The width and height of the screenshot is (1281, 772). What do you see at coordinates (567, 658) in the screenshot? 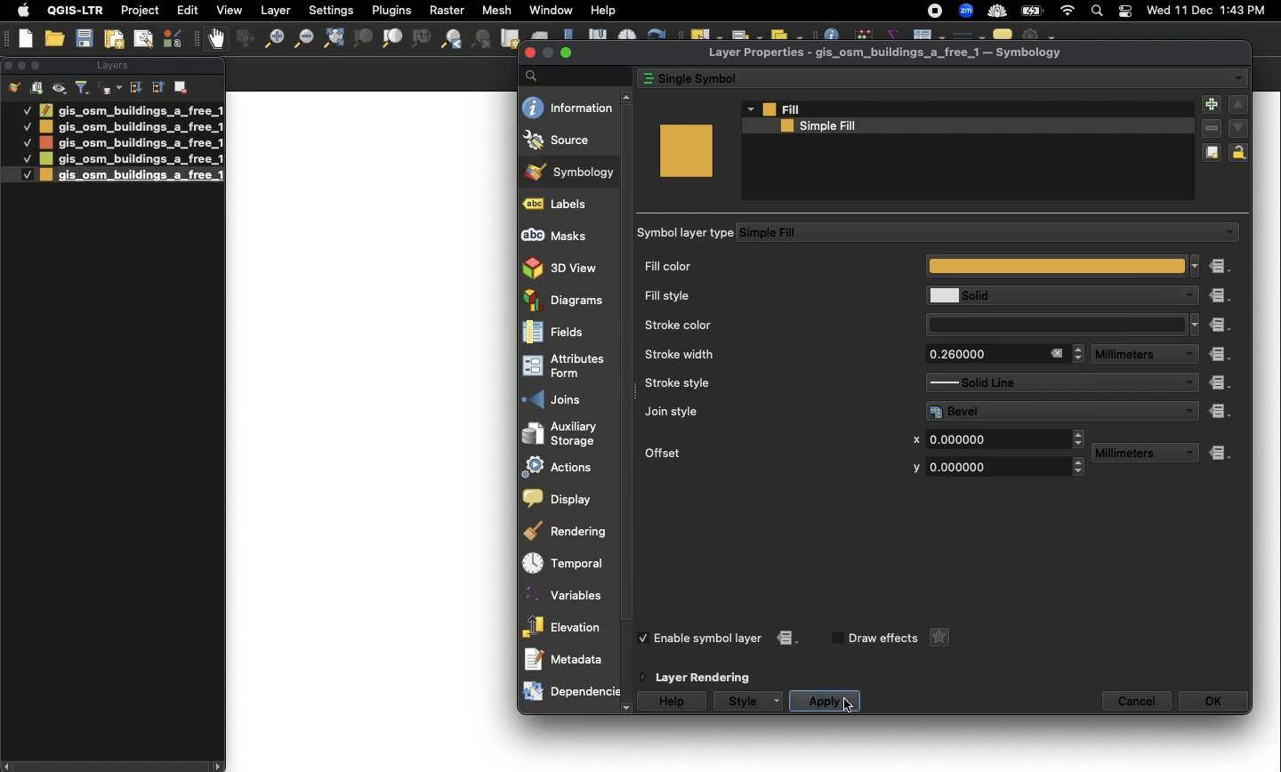
I see `Metadata` at bounding box center [567, 658].